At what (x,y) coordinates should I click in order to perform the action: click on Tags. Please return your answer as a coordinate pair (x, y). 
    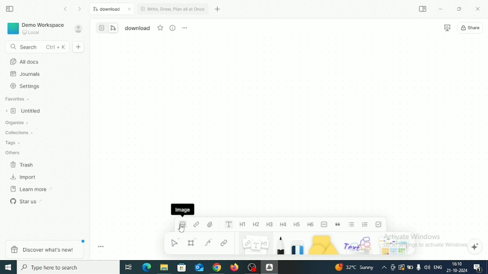
    Looking at the image, I should click on (15, 143).